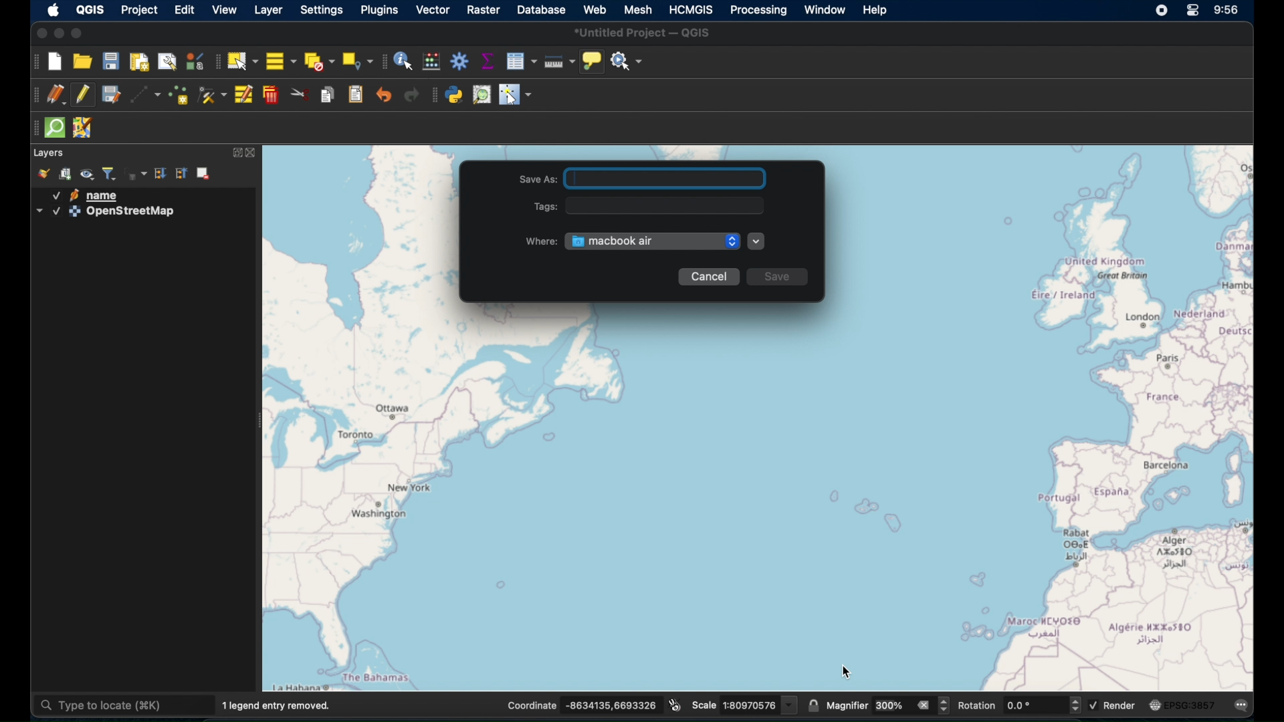 This screenshot has height=722, width=1284. I want to click on database, so click(541, 9).